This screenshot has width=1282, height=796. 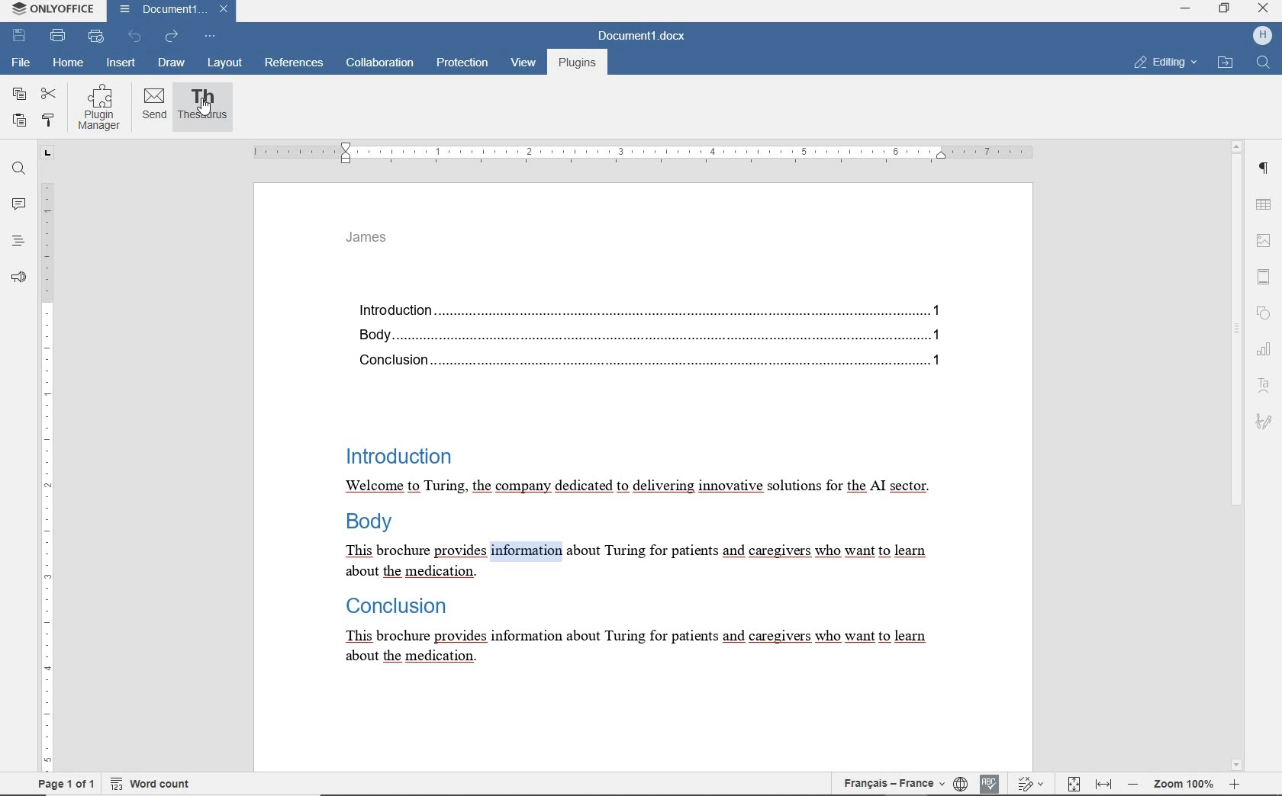 What do you see at coordinates (1251, 37) in the screenshot?
I see `profile` at bounding box center [1251, 37].